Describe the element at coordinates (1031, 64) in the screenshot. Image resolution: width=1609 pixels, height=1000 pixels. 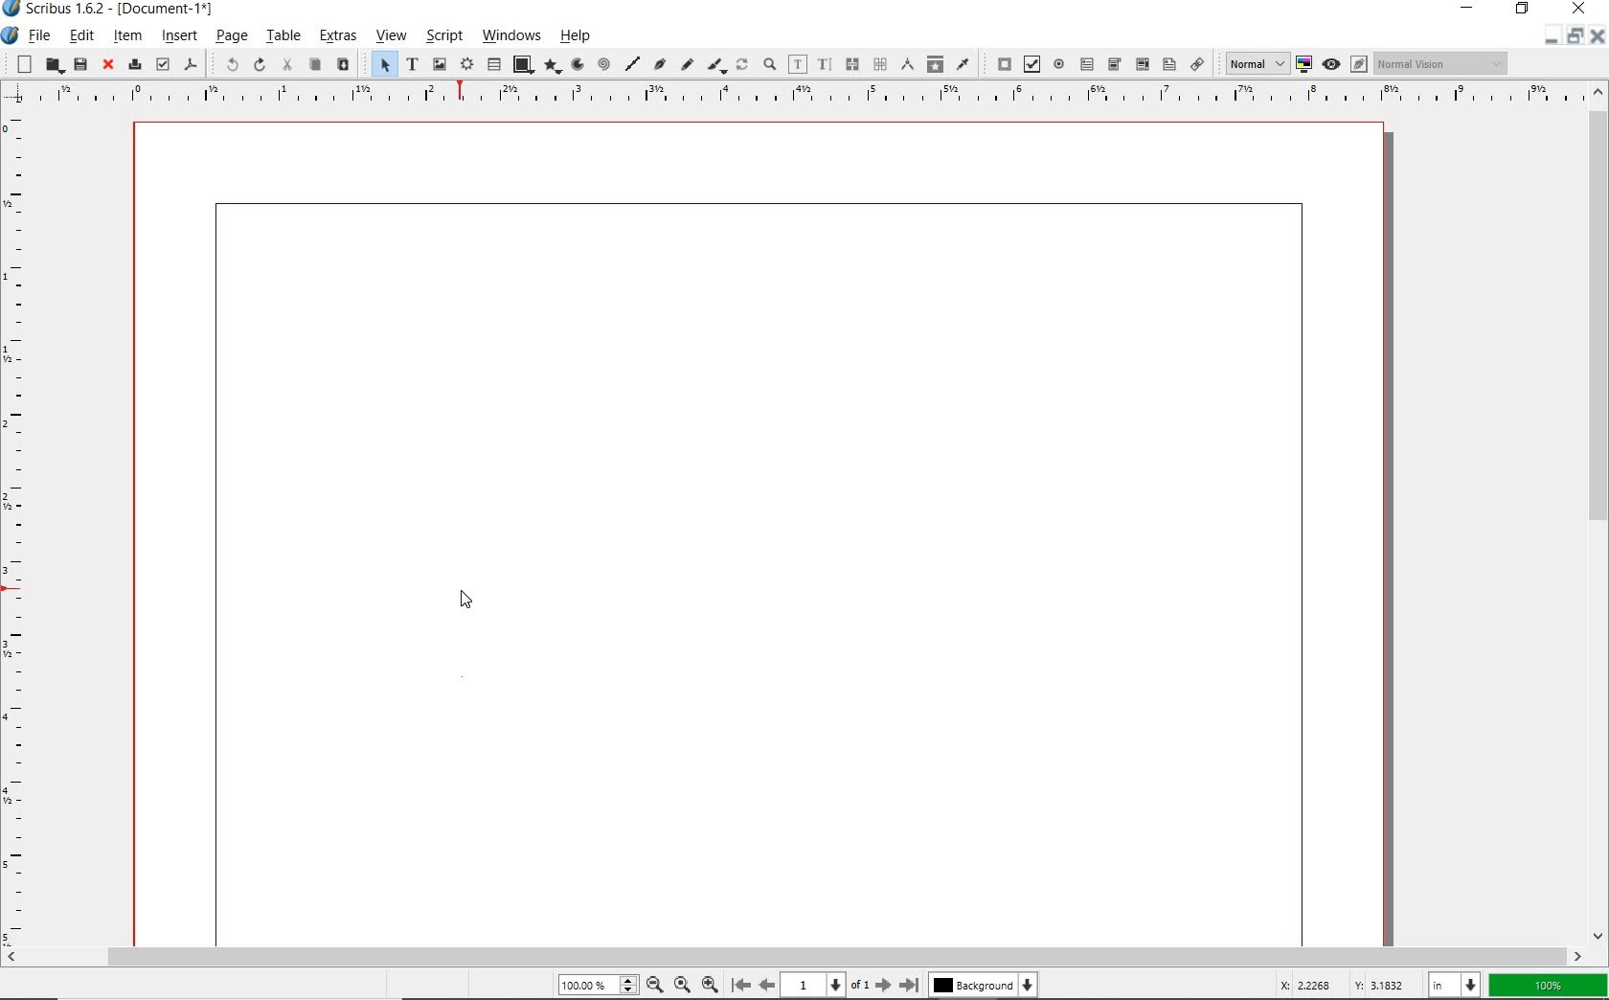
I see `pdf check box` at that location.